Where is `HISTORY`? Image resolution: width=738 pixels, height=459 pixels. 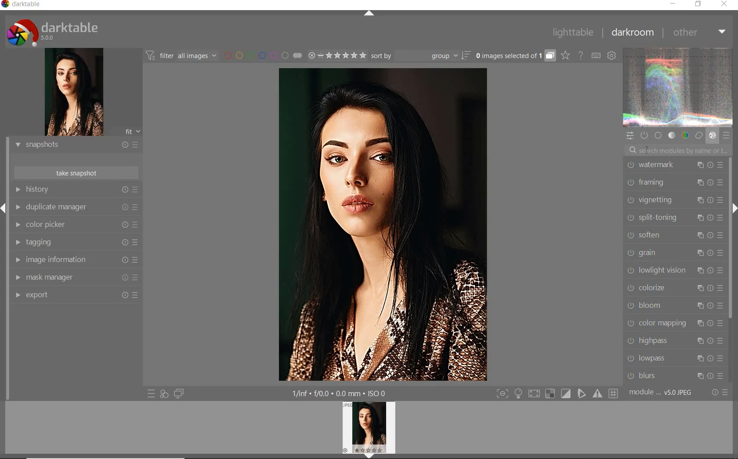 HISTORY is located at coordinates (76, 190).